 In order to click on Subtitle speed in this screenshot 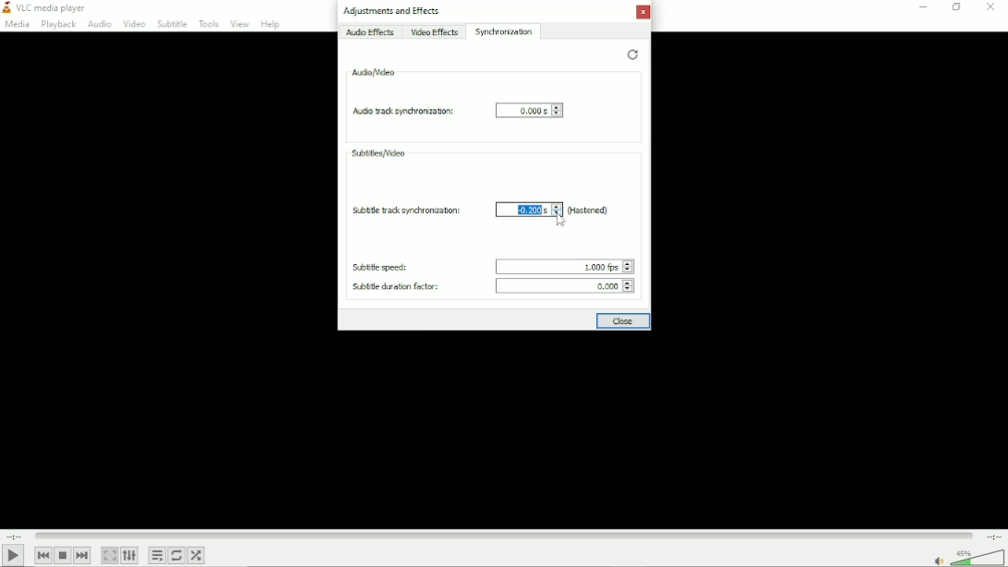, I will do `click(377, 267)`.